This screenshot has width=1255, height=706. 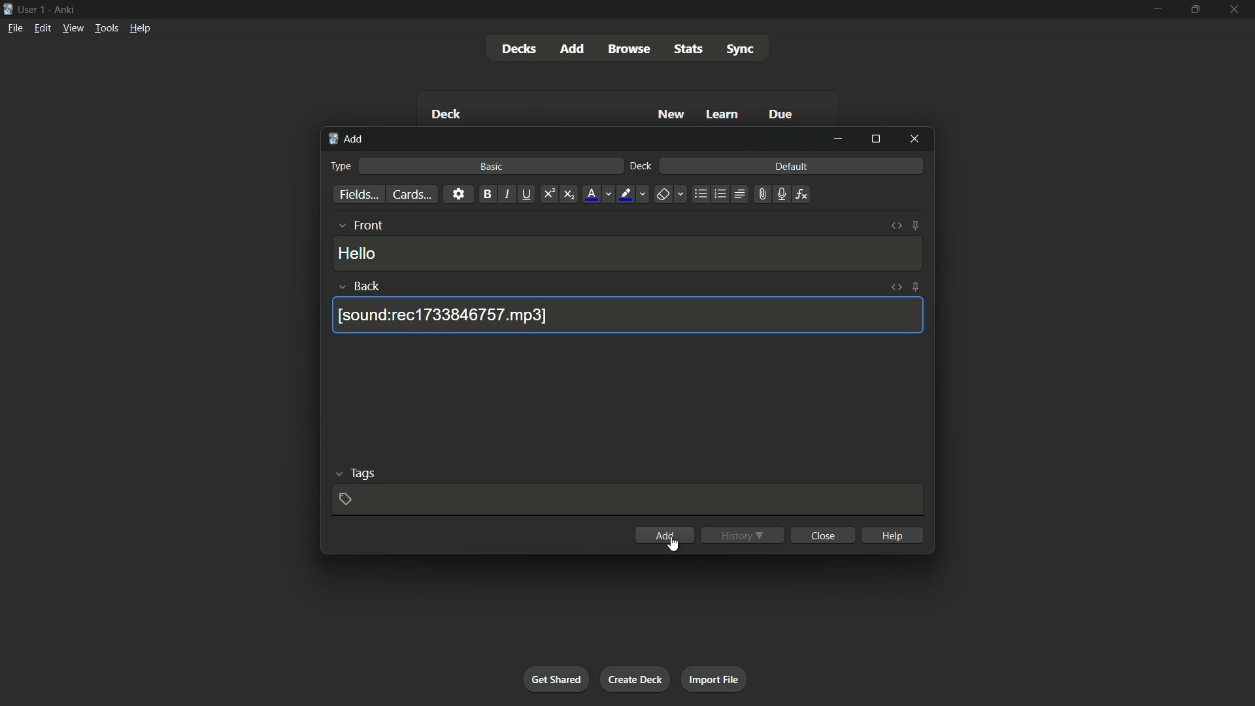 What do you see at coordinates (73, 28) in the screenshot?
I see `view menu` at bounding box center [73, 28].